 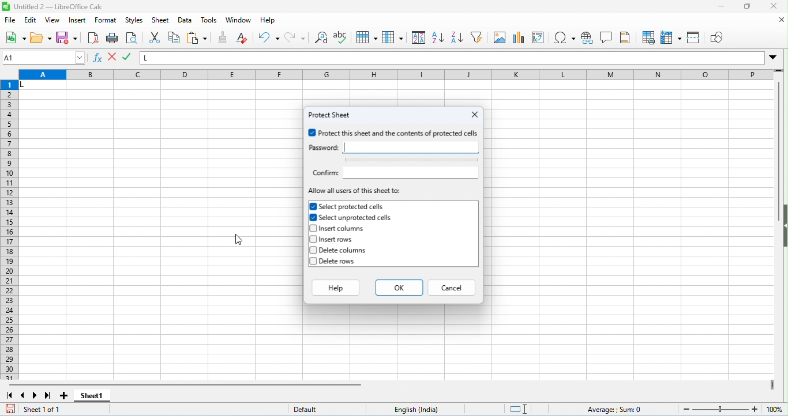 I want to click on column headings, so click(x=395, y=75).